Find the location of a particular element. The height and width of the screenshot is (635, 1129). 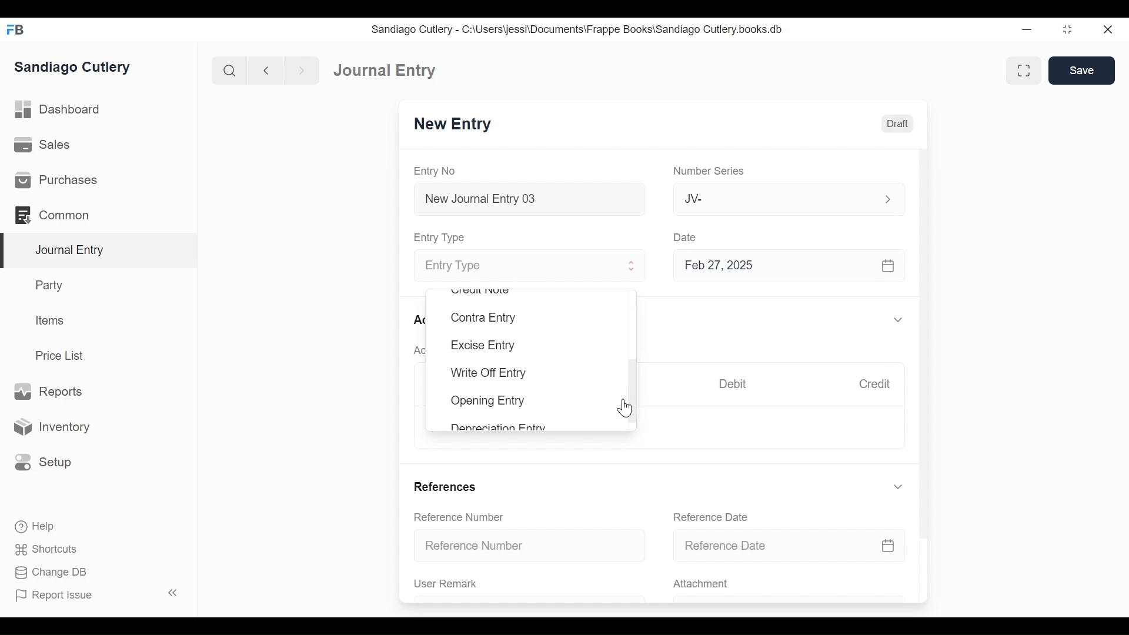

Entry Type is located at coordinates (514, 266).